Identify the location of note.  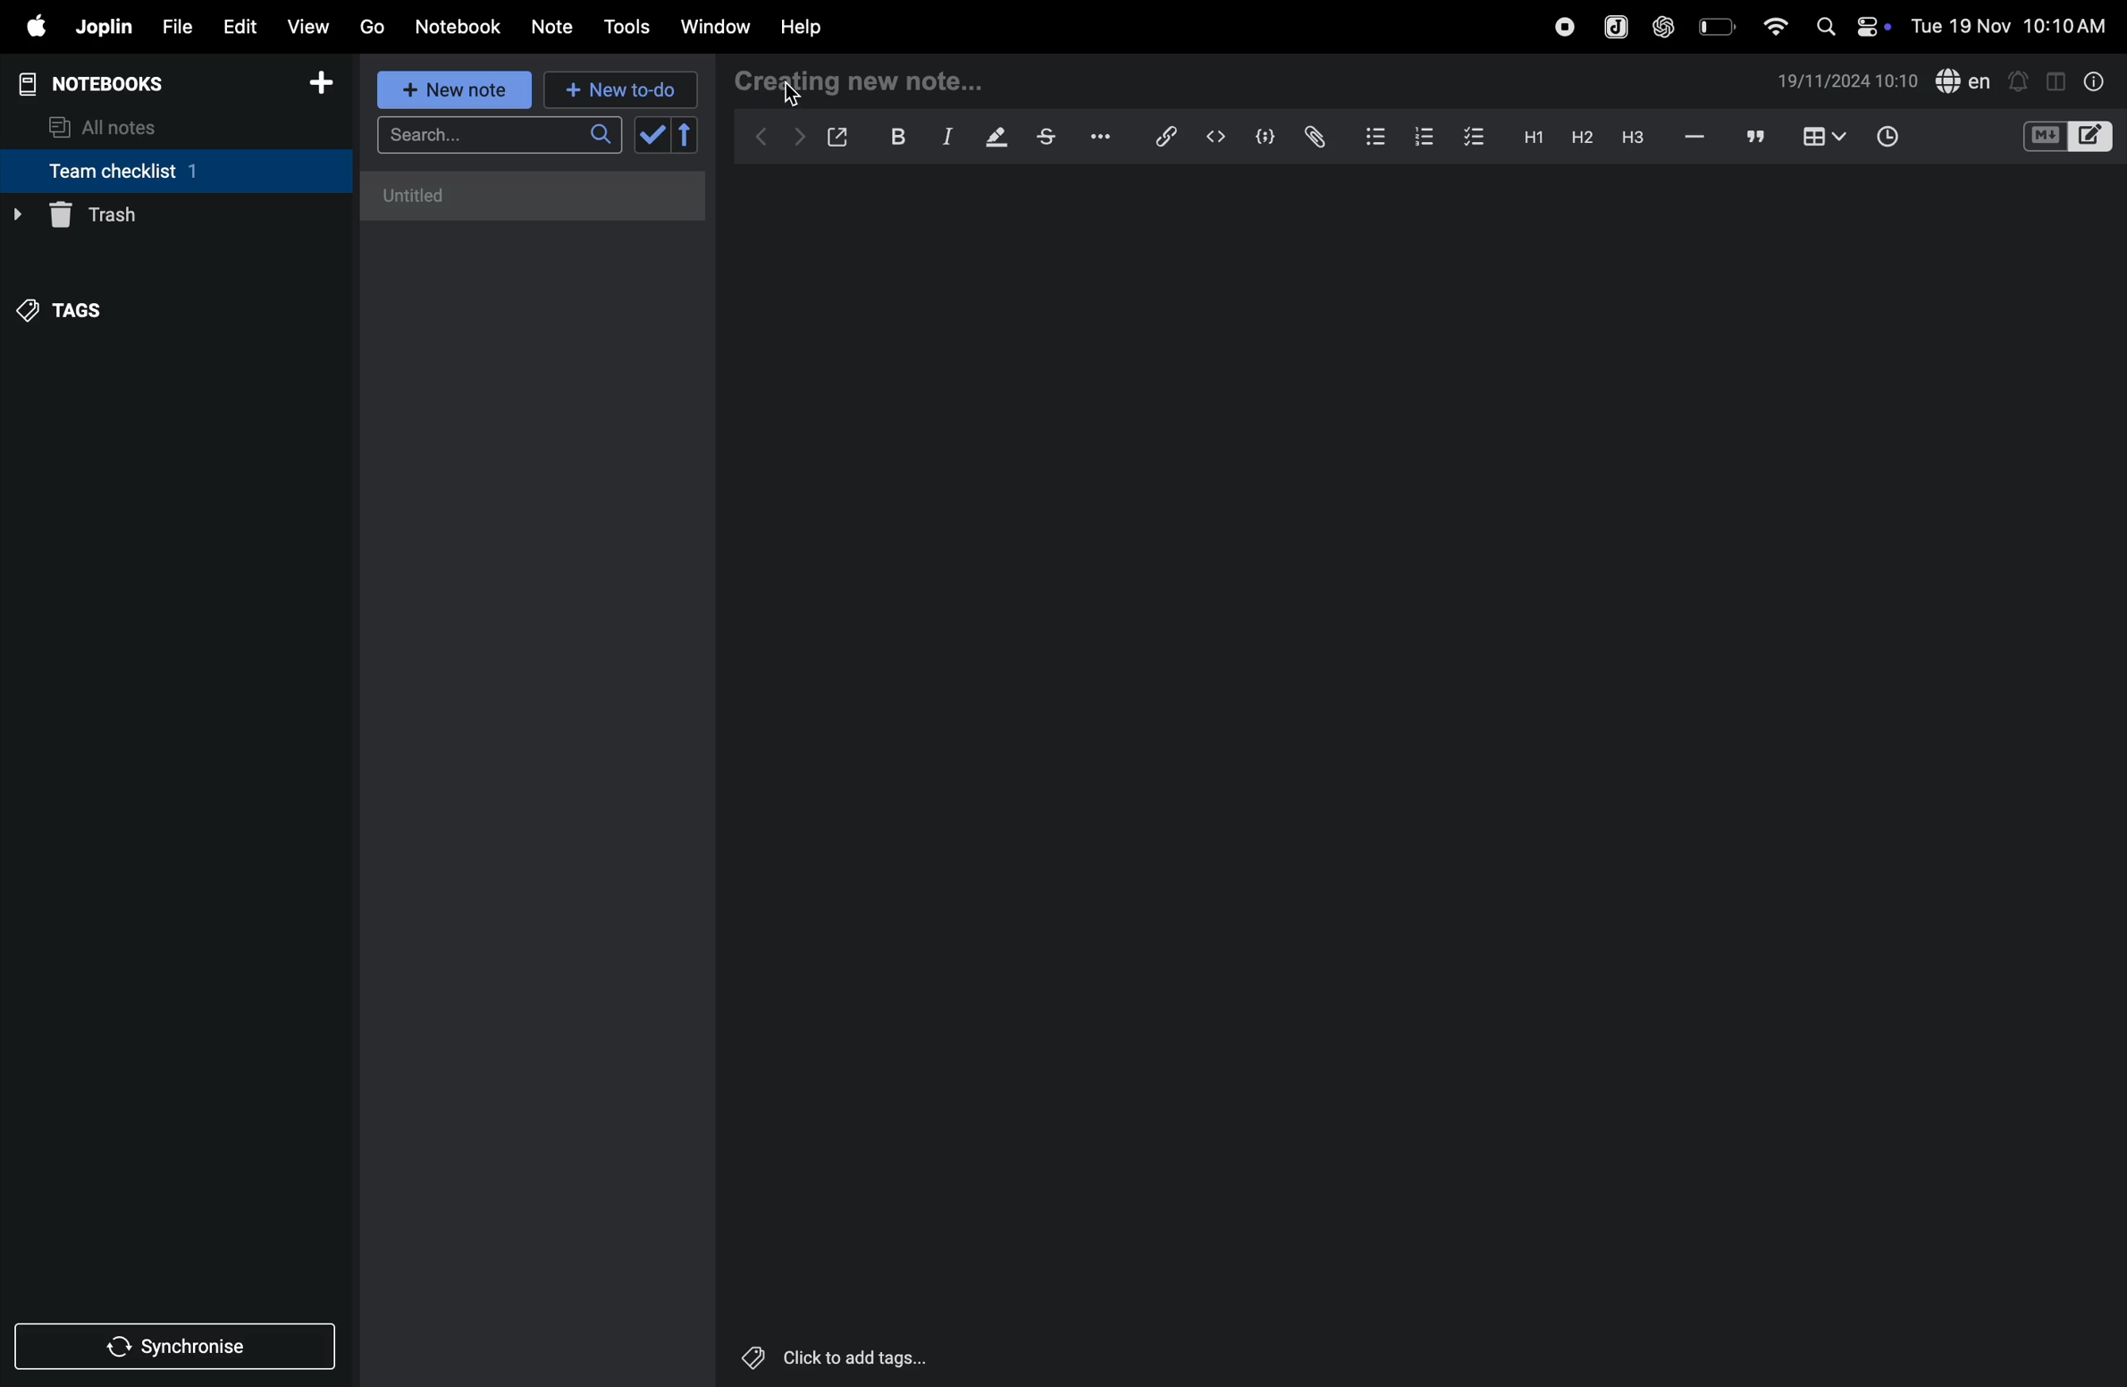
(560, 24).